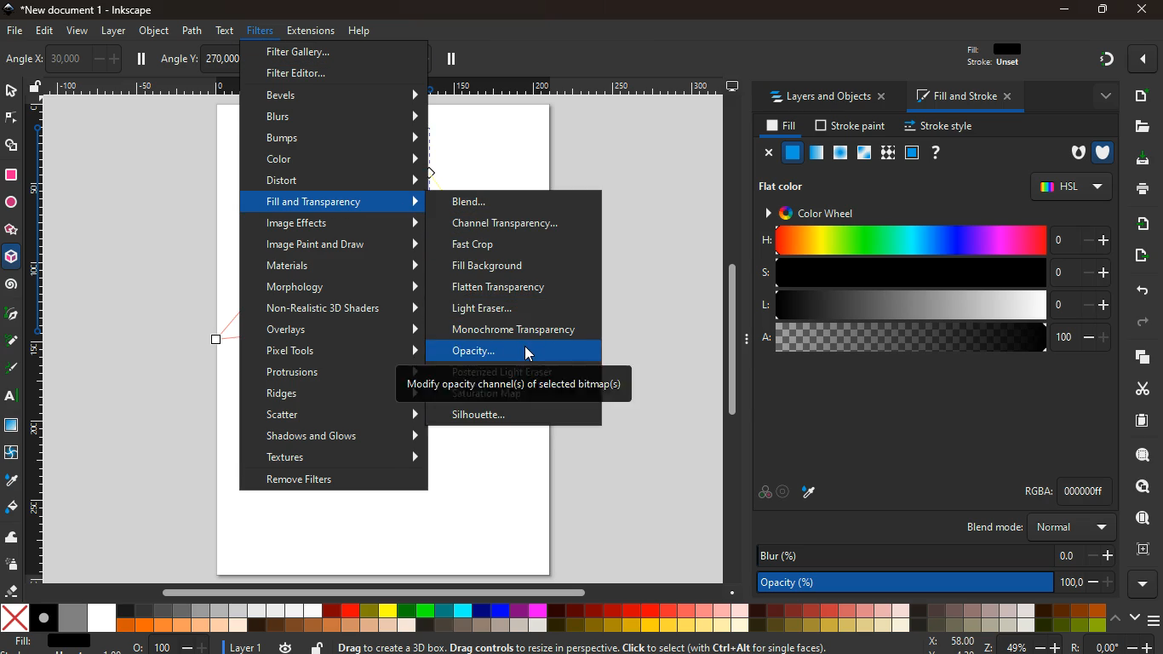 This screenshot has width=1163, height=654. I want to click on materials, so click(343, 266).